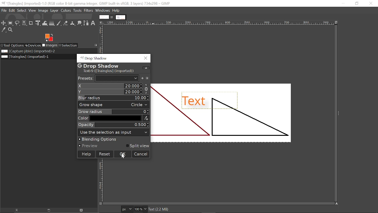 The height and width of the screenshot is (213, 378). What do you see at coordinates (32, 11) in the screenshot?
I see `View` at bounding box center [32, 11].